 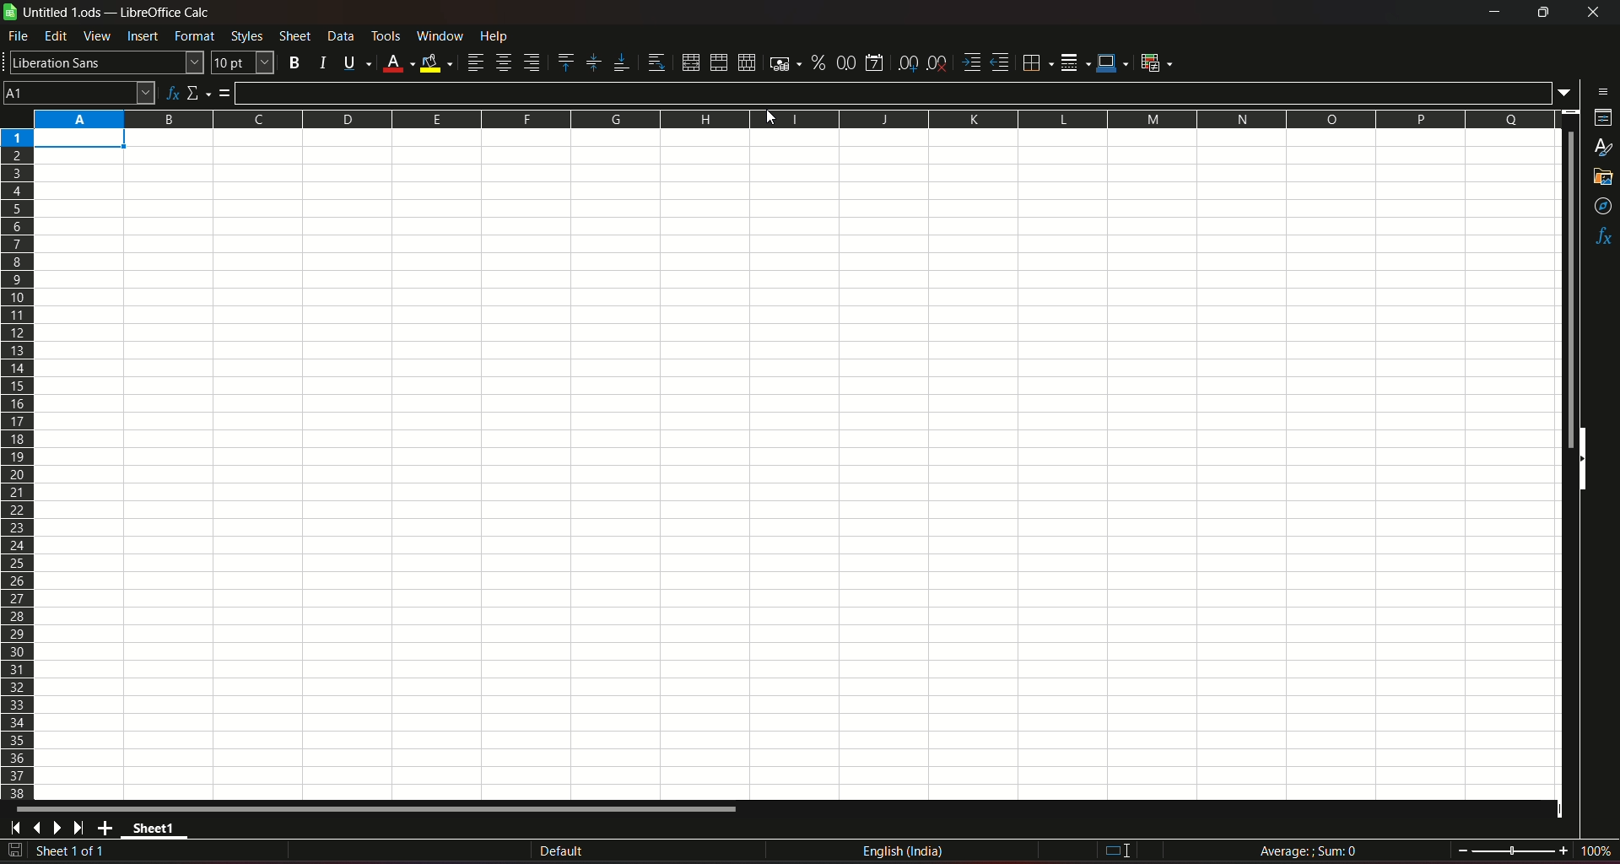 I want to click on merge cells, so click(x=719, y=61).